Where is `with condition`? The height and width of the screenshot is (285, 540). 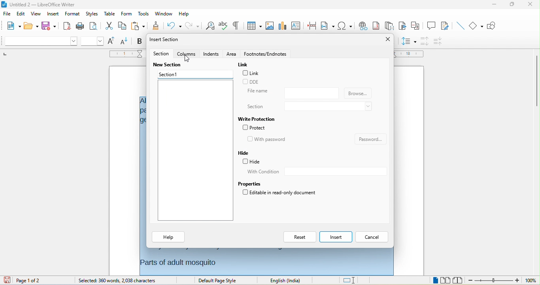 with condition is located at coordinates (336, 172).